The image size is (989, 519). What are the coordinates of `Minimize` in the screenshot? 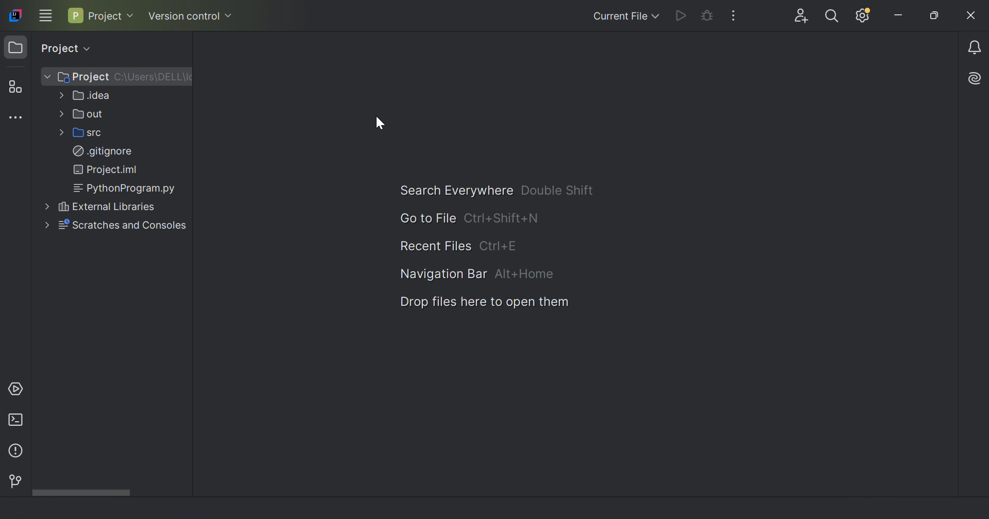 It's located at (902, 16).